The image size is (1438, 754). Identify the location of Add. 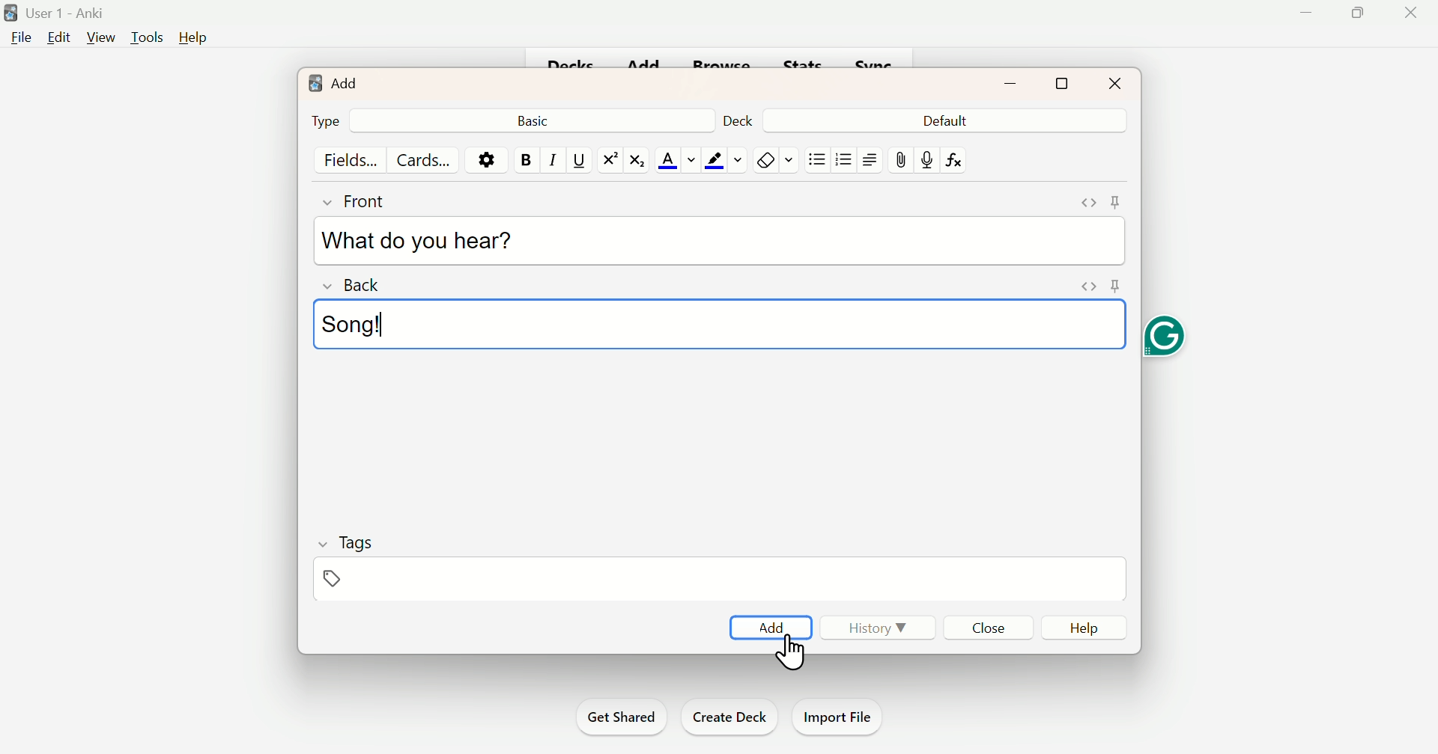
(766, 625).